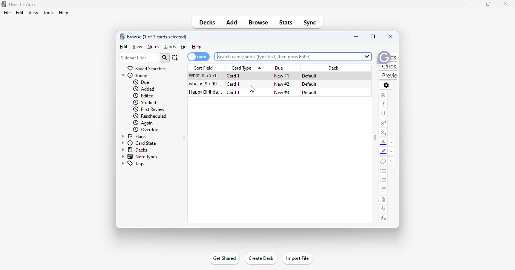 Image resolution: width=515 pixels, height=270 pixels. What do you see at coordinates (309, 93) in the screenshot?
I see `default` at bounding box center [309, 93].